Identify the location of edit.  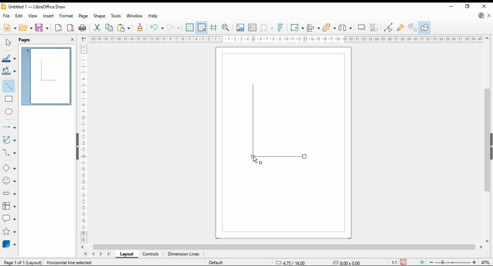
(20, 17).